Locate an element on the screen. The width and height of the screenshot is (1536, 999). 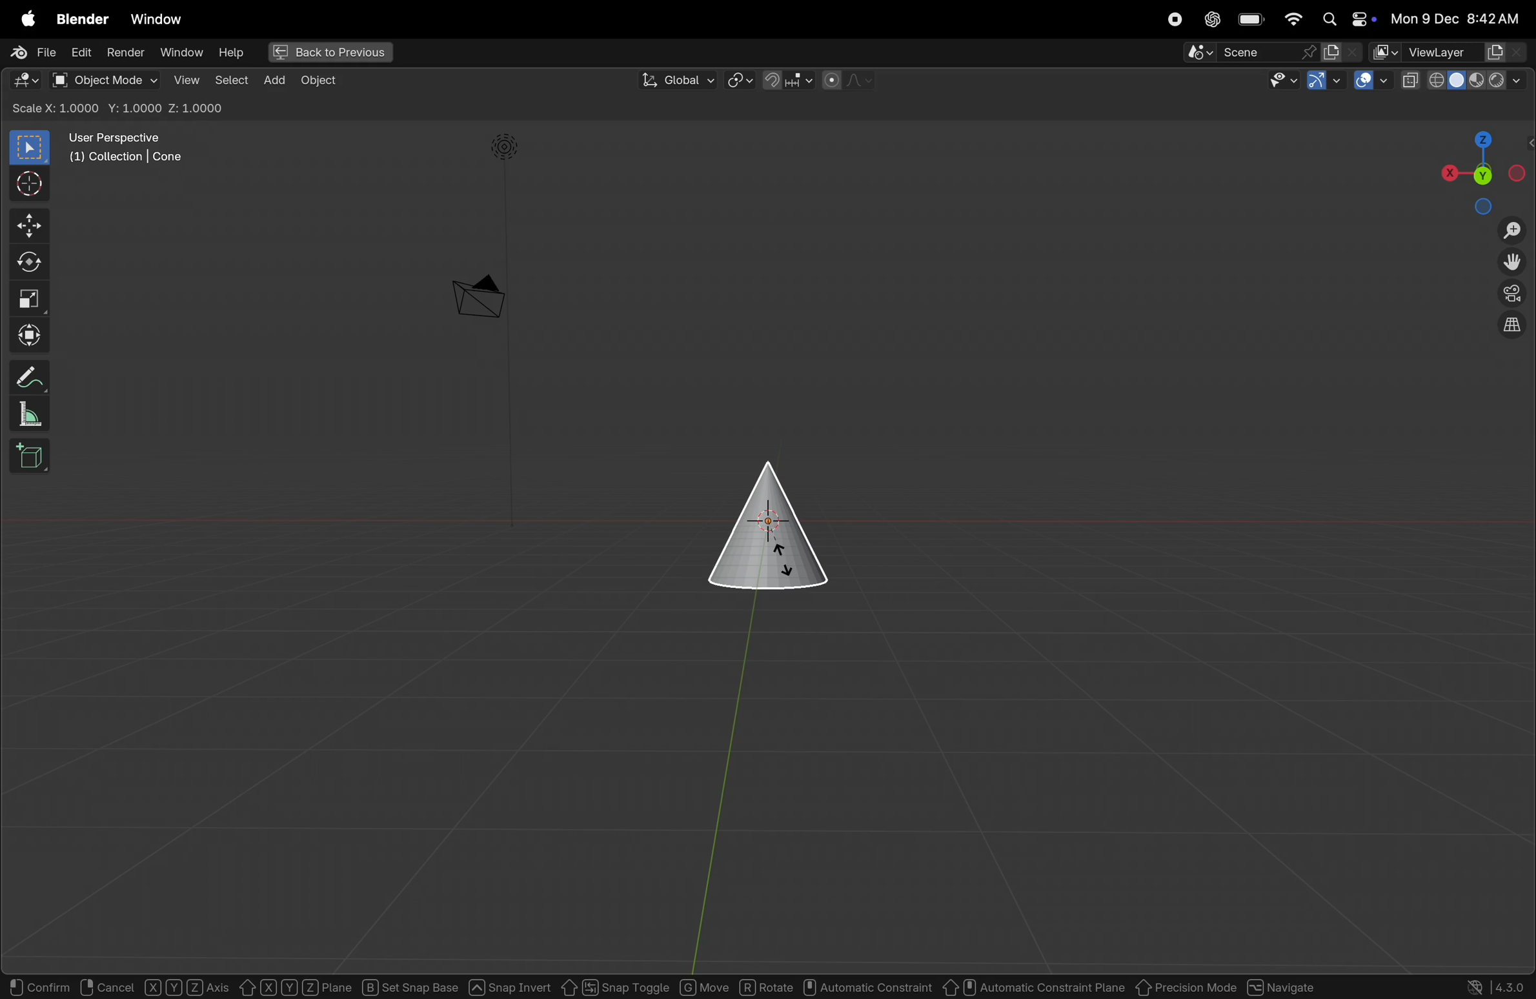
render is located at coordinates (124, 52).